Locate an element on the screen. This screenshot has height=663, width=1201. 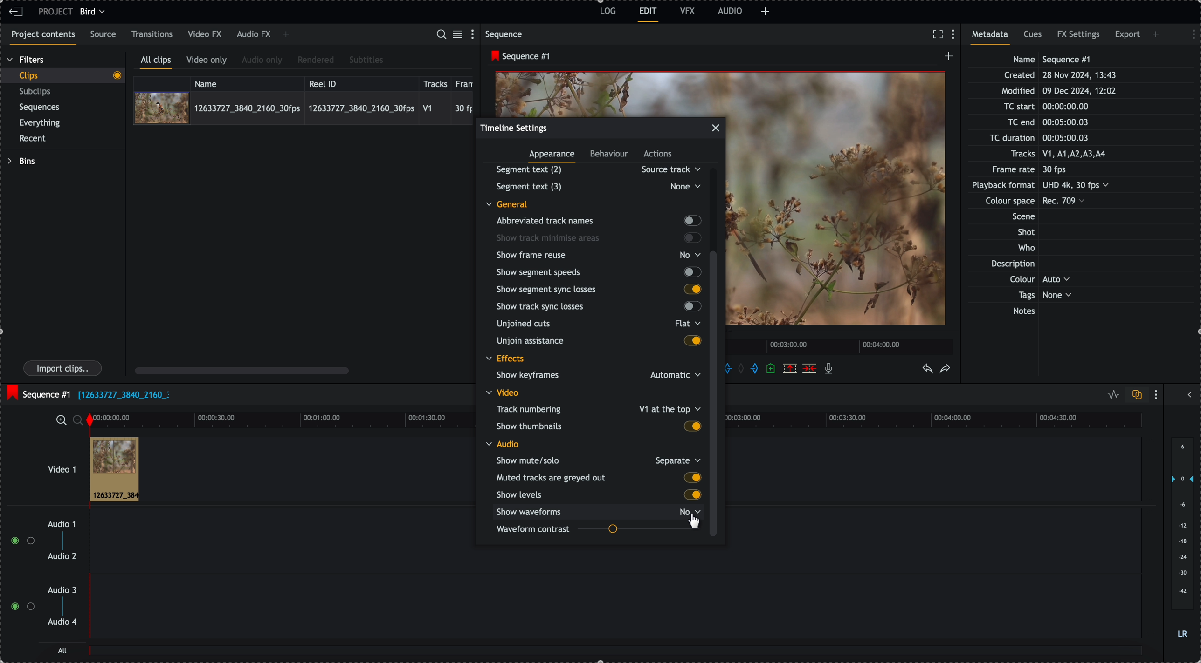
name is located at coordinates (247, 82).